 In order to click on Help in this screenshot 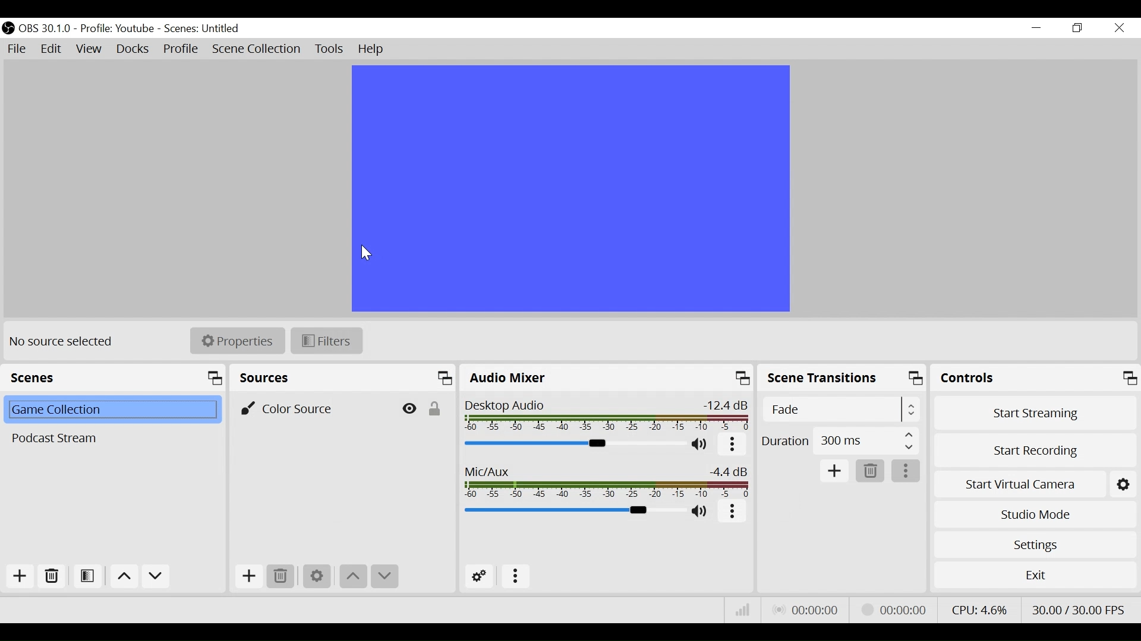, I will do `click(374, 49)`.